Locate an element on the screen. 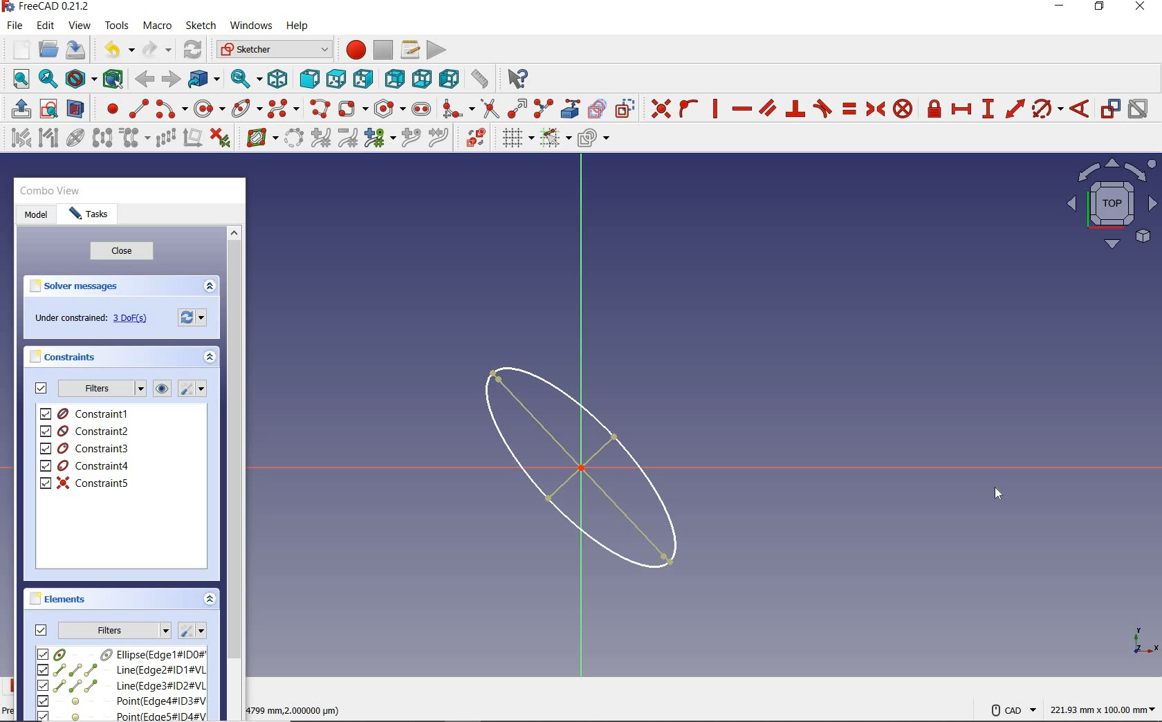  undo is located at coordinates (116, 50).